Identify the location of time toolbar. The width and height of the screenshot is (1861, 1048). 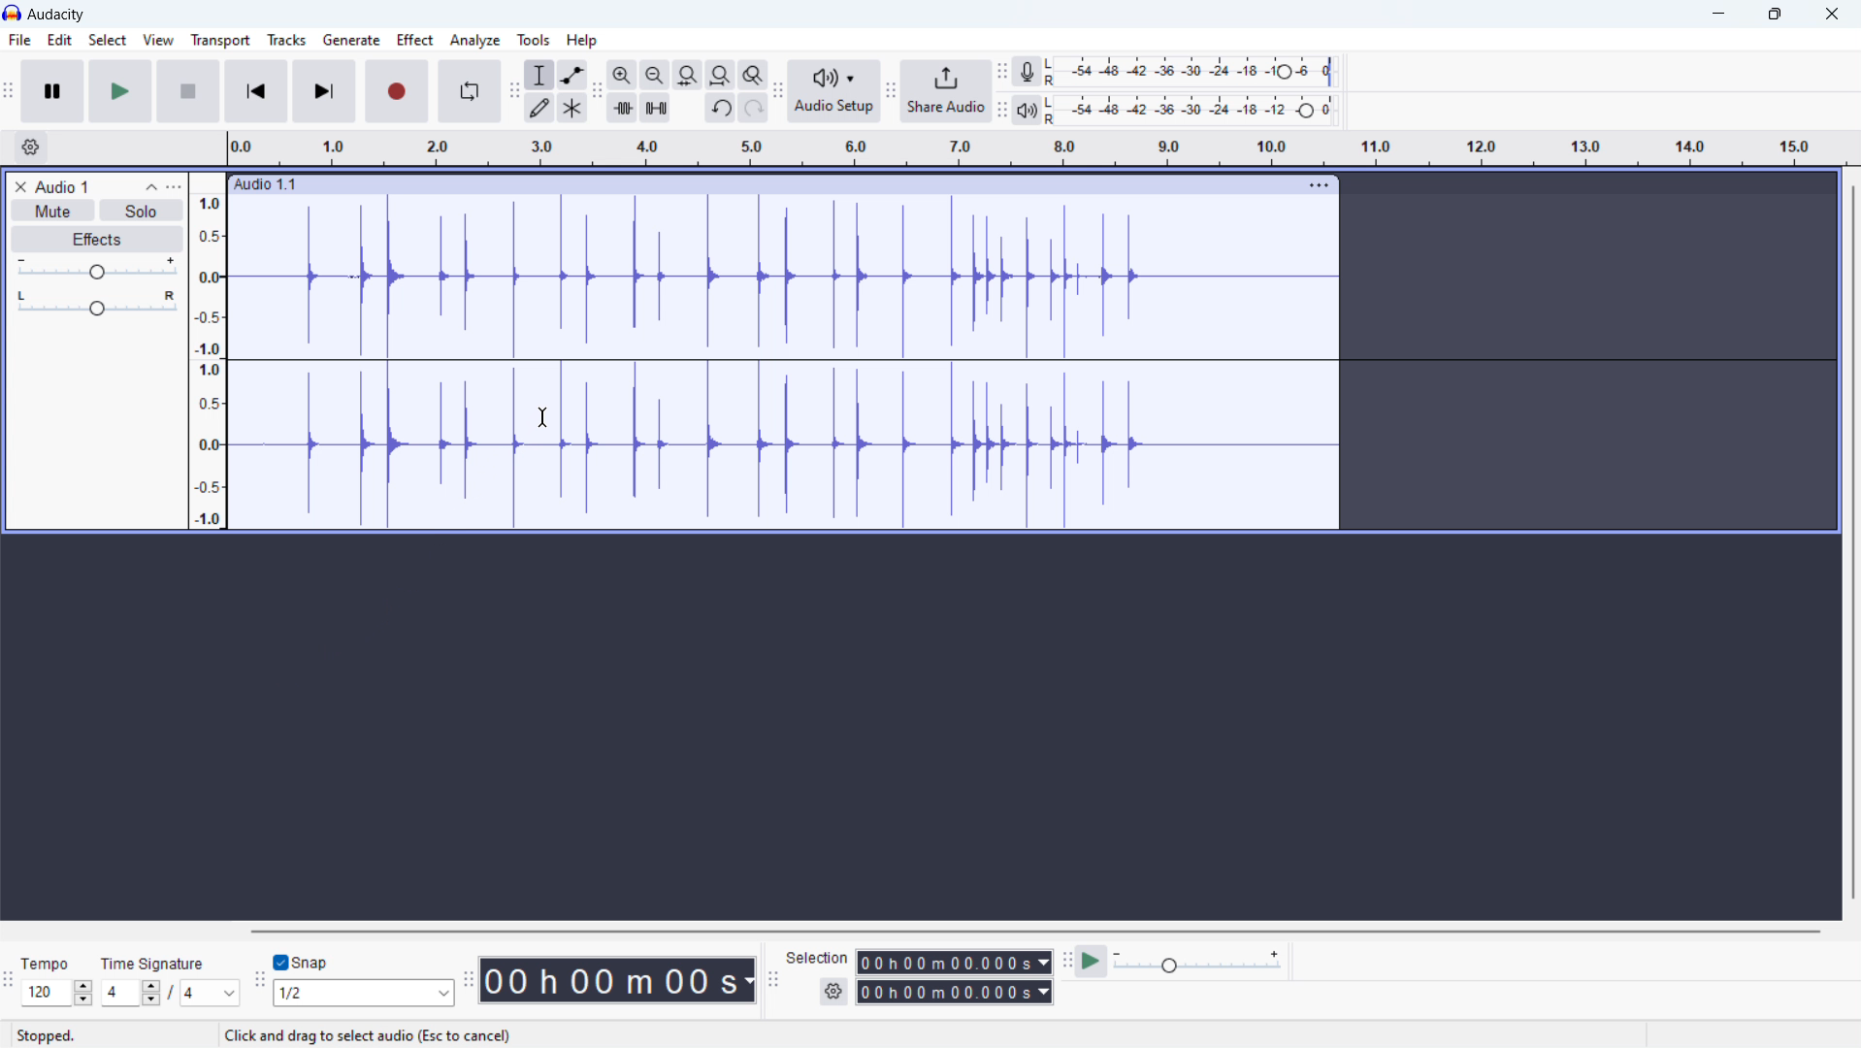
(469, 982).